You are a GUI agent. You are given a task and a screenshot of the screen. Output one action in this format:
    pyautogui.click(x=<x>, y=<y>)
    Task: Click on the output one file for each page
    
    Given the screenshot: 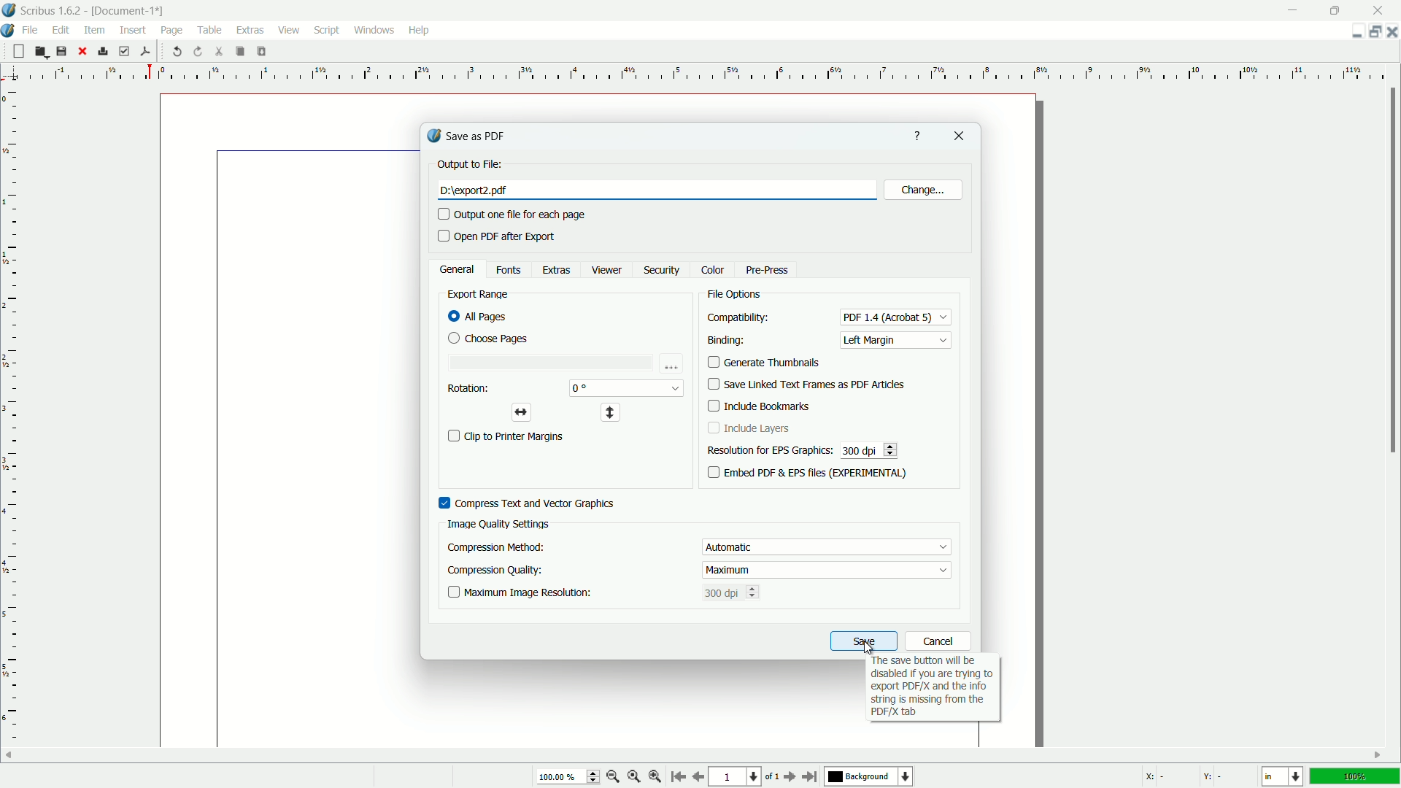 What is the action you would take?
    pyautogui.click(x=510, y=215)
    